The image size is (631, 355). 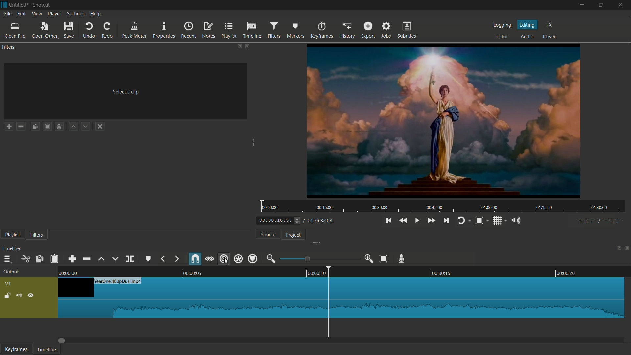 I want to click on open file, so click(x=14, y=30).